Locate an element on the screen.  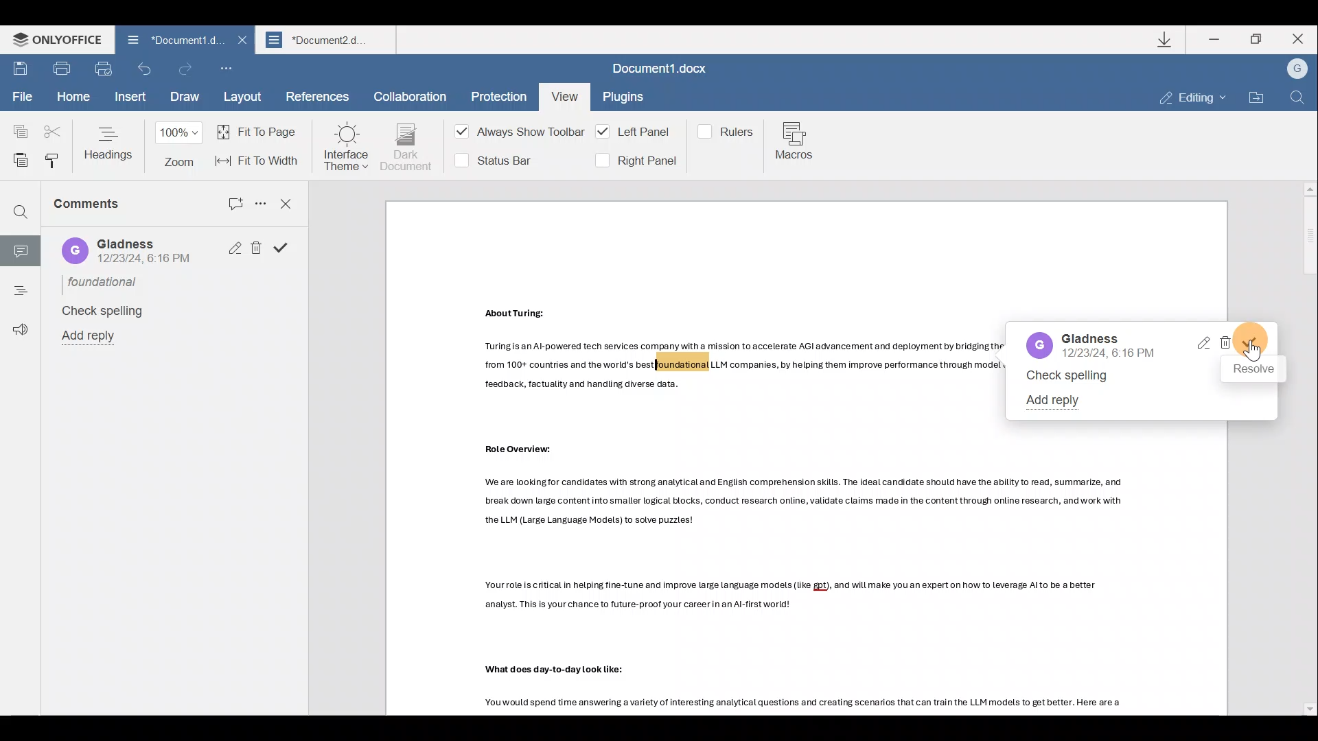
Account name is located at coordinates (1297, 69).